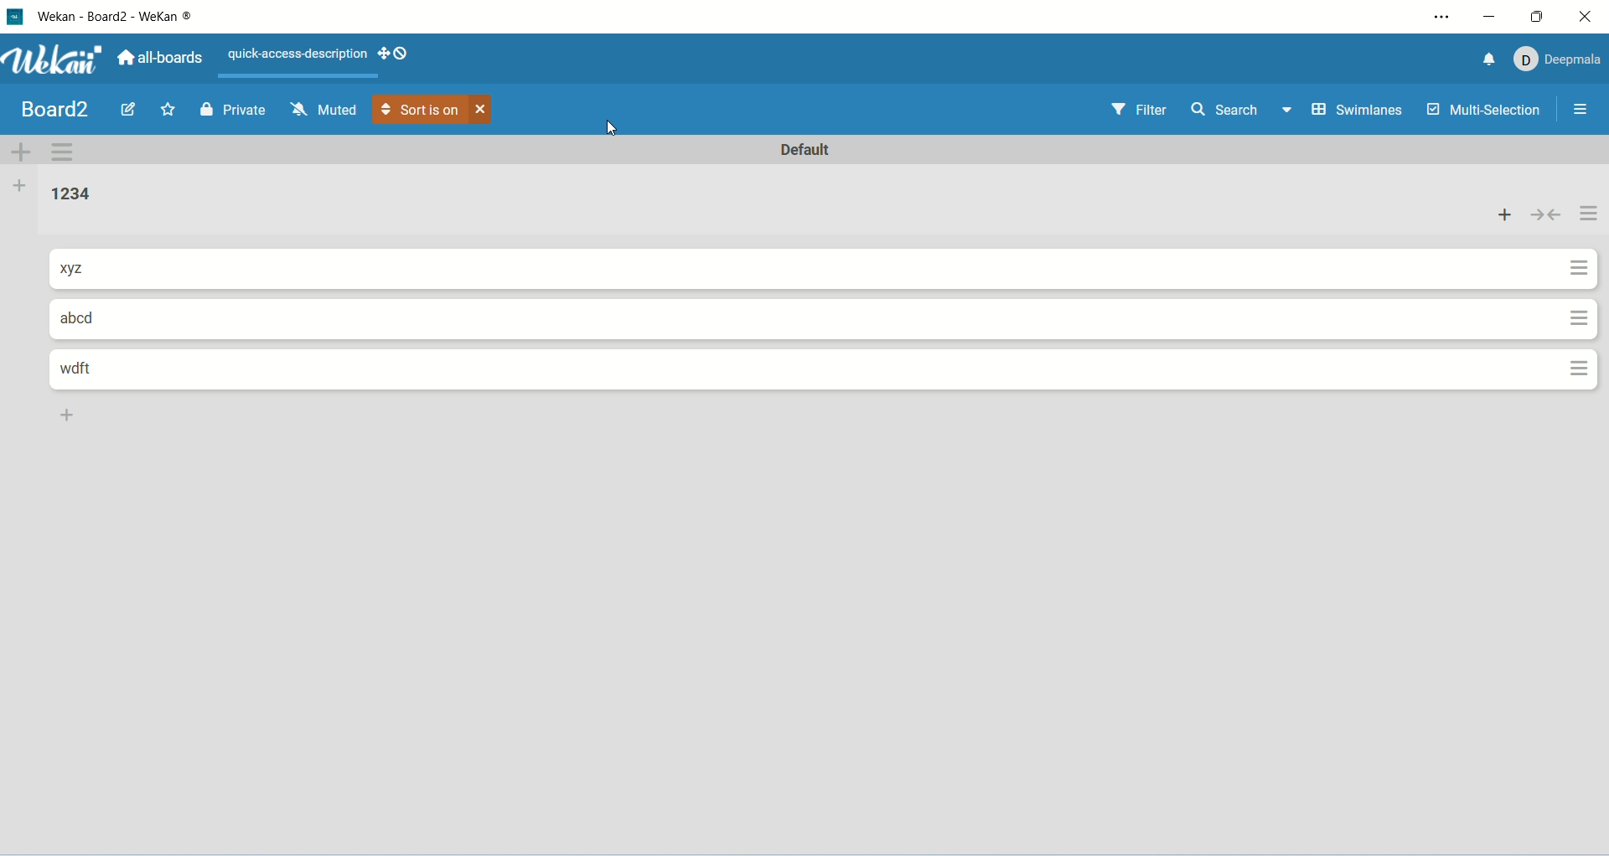 The height and width of the screenshot is (856, 1609). What do you see at coordinates (77, 195) in the screenshot?
I see `list` at bounding box center [77, 195].